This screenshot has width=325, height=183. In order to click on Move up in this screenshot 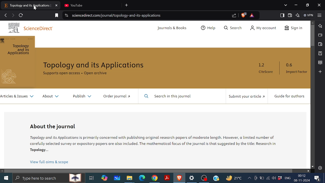, I will do `click(313, 22)`.